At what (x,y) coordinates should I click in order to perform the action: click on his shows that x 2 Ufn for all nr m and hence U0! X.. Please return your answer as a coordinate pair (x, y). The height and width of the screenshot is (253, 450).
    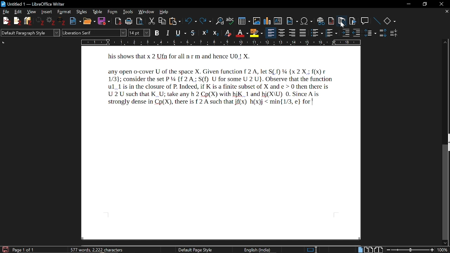
    Looking at the image, I should click on (180, 57).